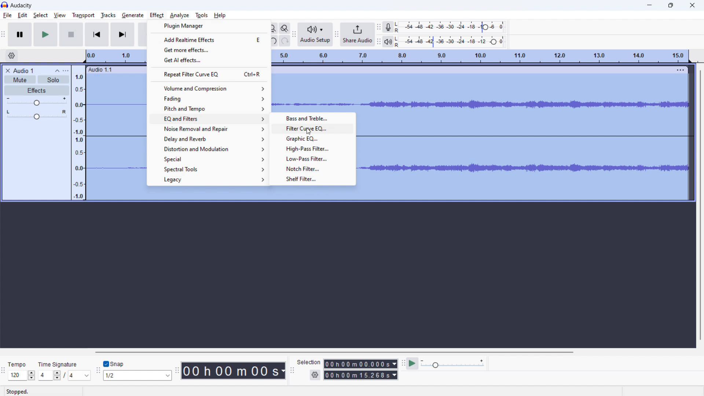 This screenshot has height=396, width=704. What do you see at coordinates (220, 15) in the screenshot?
I see `help` at bounding box center [220, 15].